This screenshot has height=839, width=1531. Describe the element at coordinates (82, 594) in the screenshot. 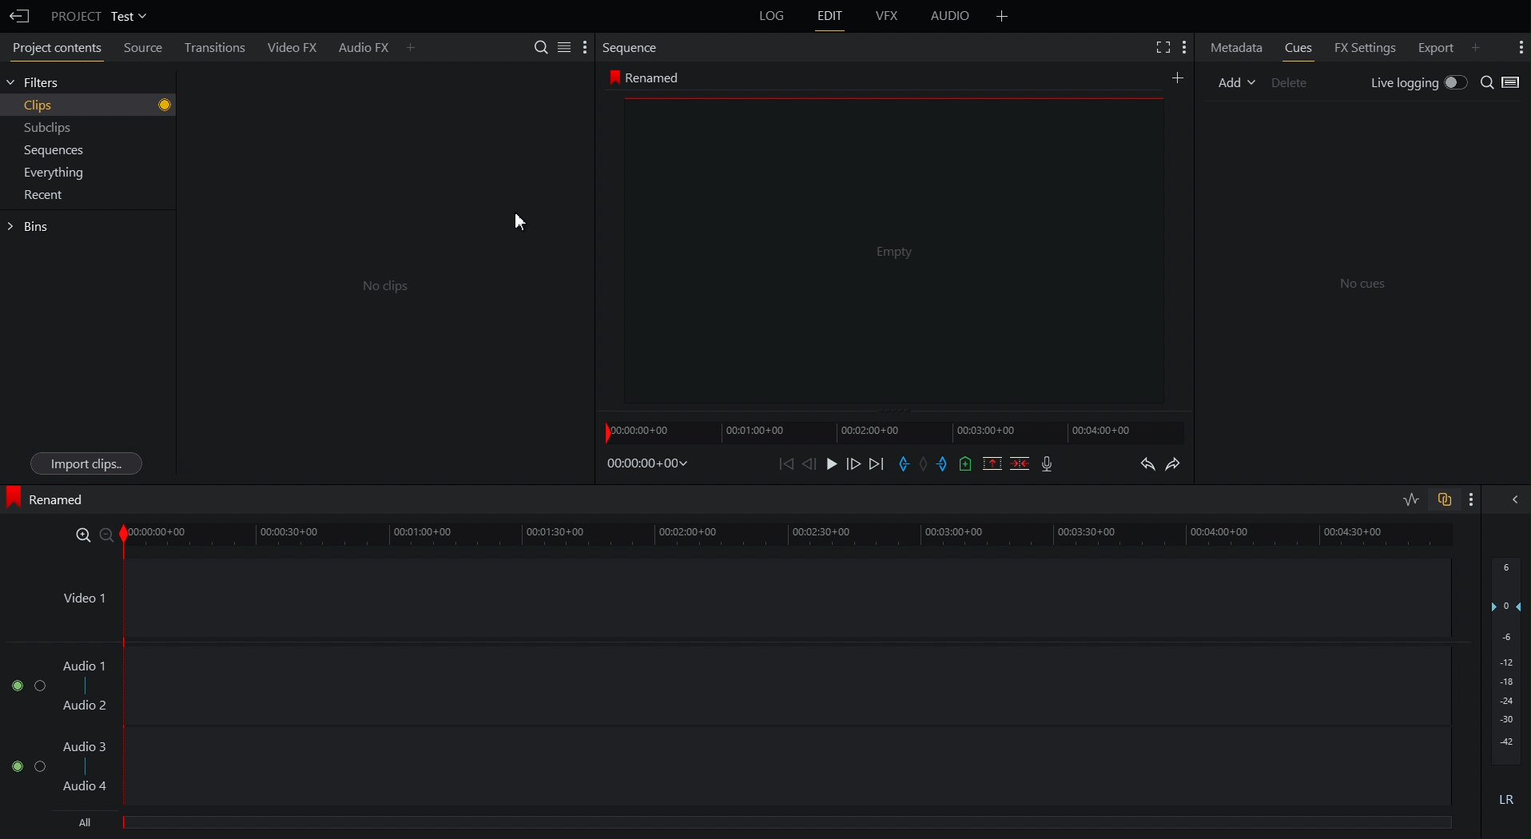

I see `Video 1` at that location.